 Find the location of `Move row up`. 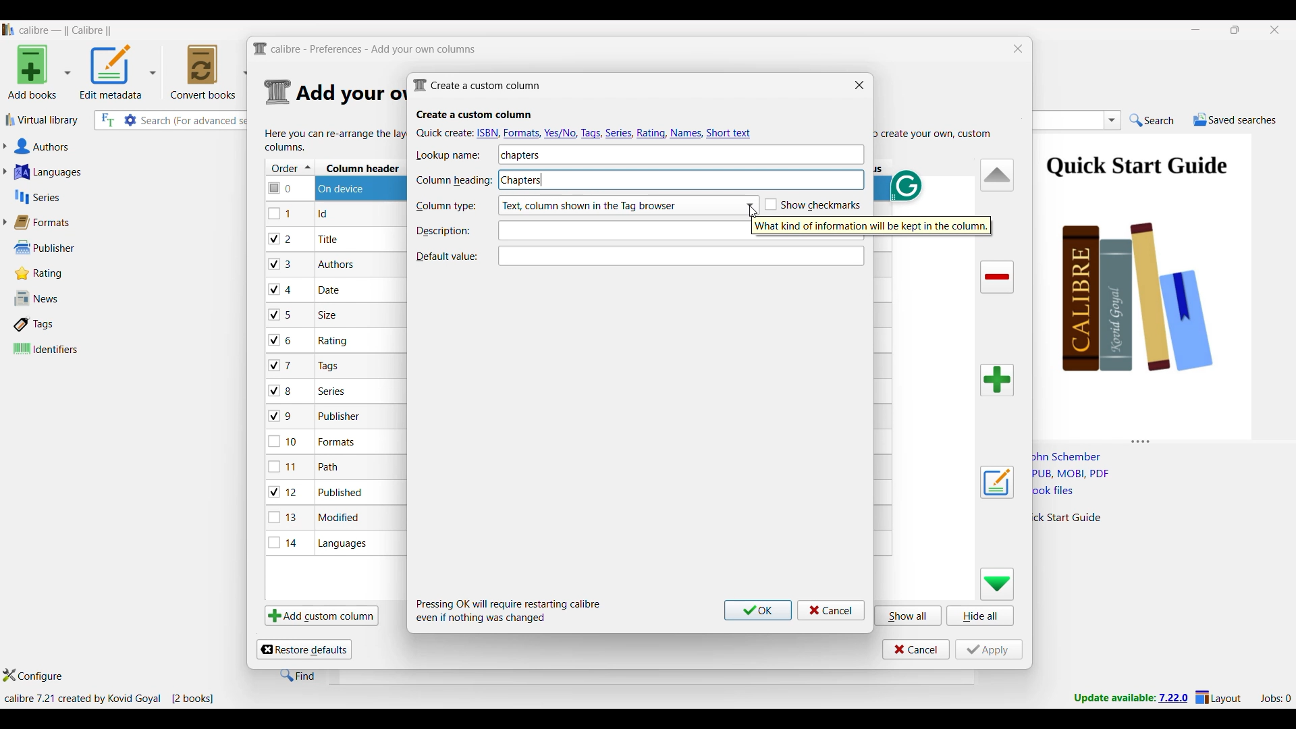

Move row up is located at coordinates (998, 174).